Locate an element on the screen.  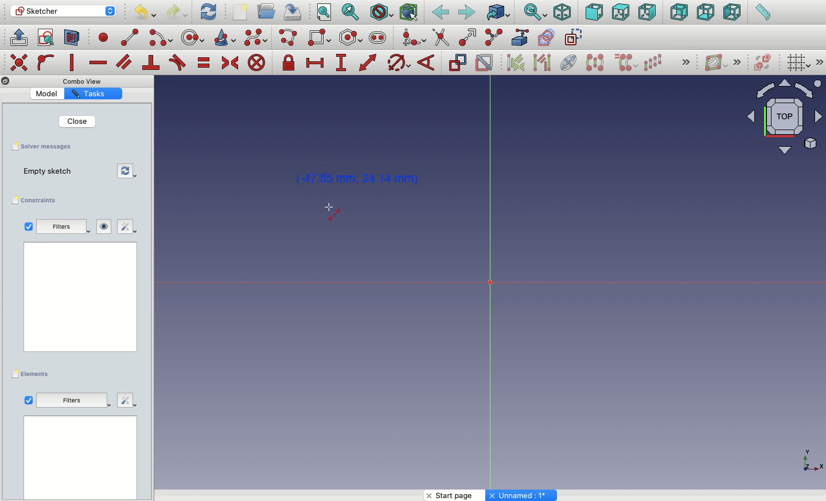
Edit is located at coordinates (128, 227).